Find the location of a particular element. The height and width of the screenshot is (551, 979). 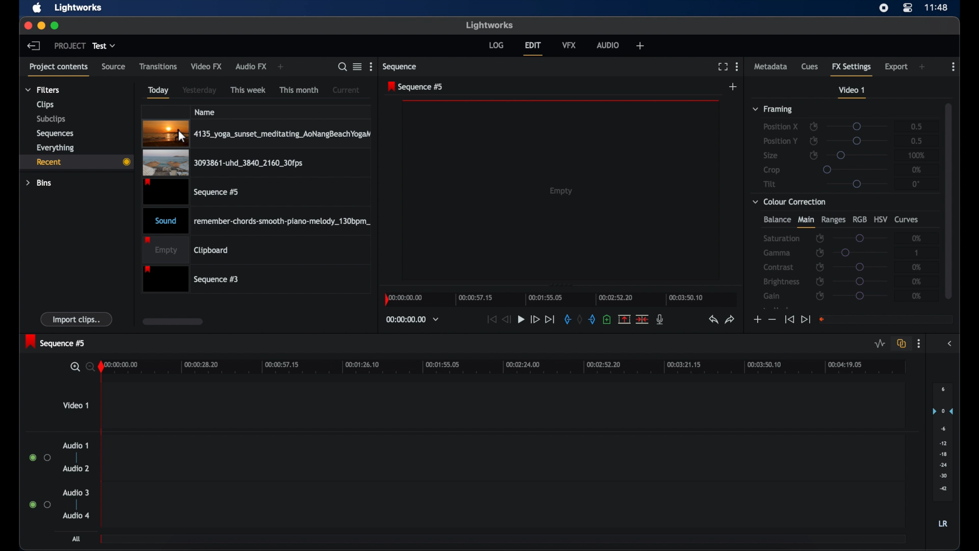

lightworks is located at coordinates (489, 25).